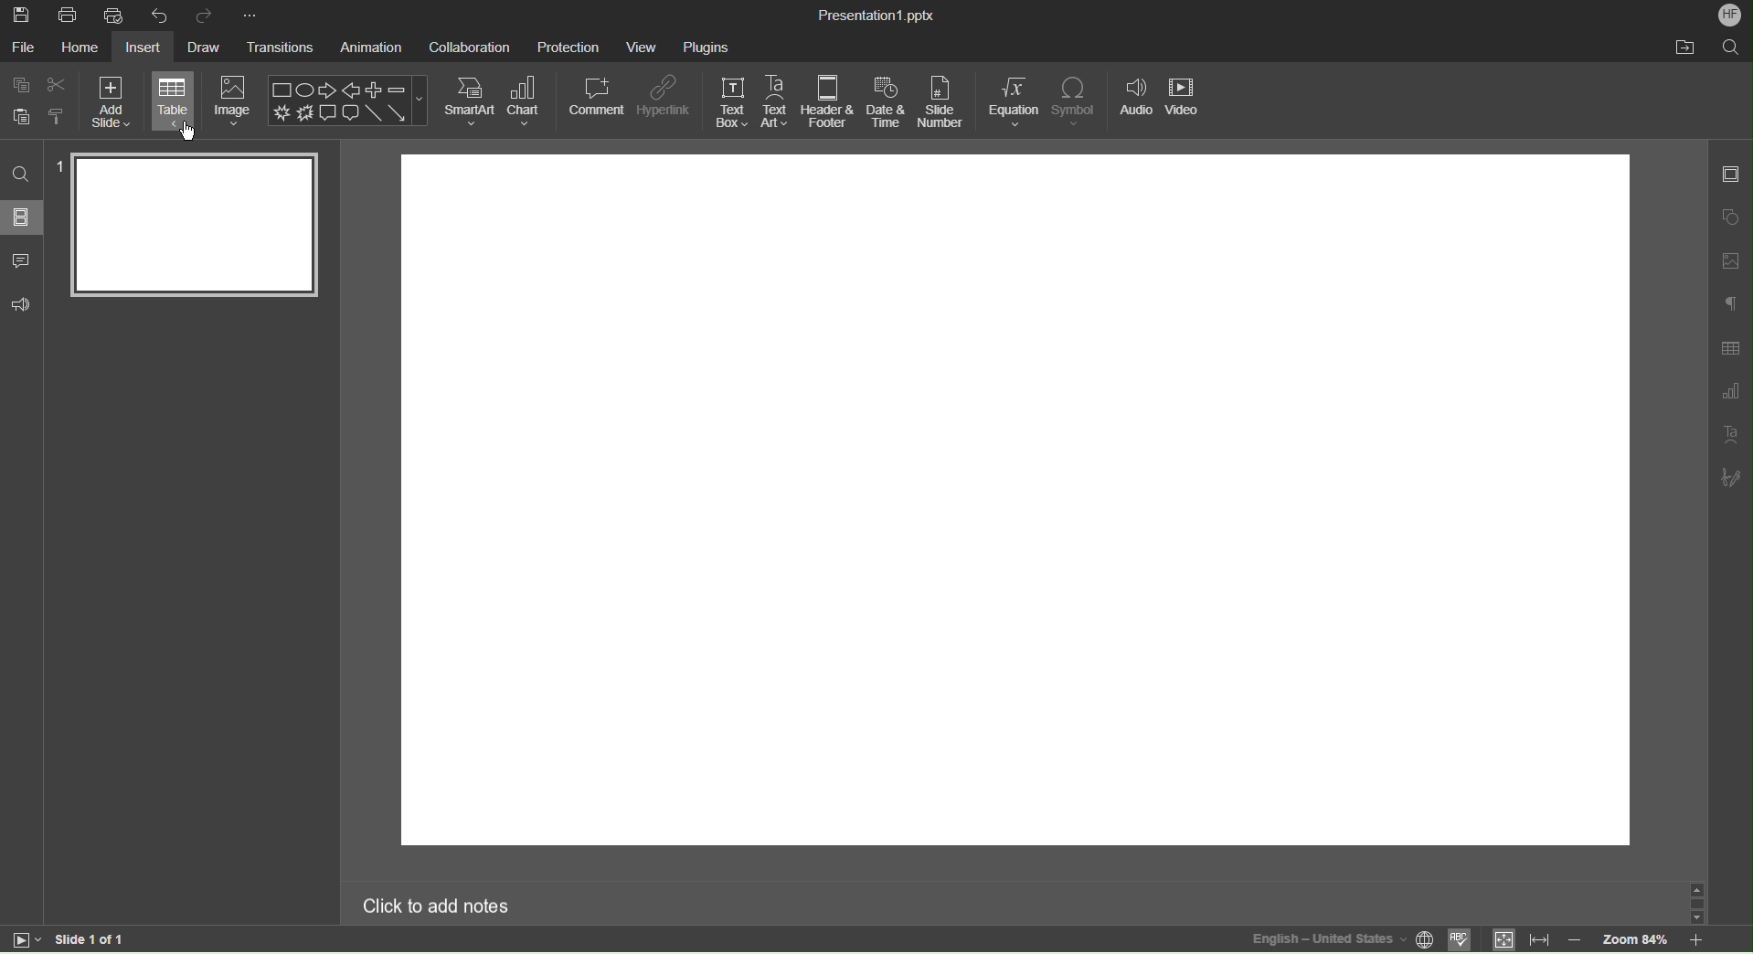  I want to click on Search, so click(23, 175).